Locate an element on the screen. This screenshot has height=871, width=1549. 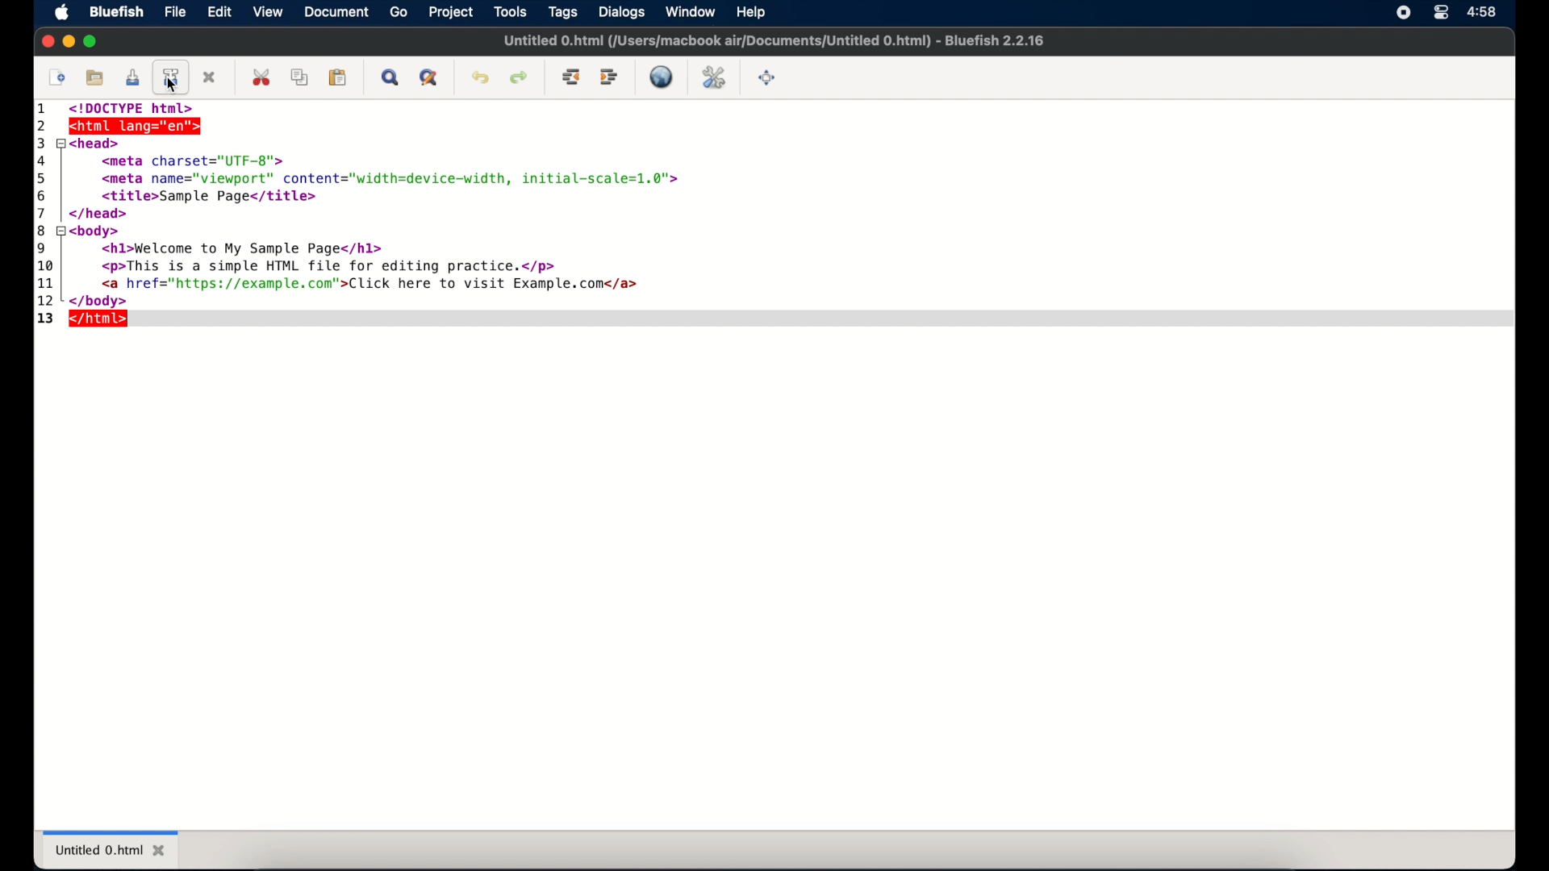
close is located at coordinates (47, 42).